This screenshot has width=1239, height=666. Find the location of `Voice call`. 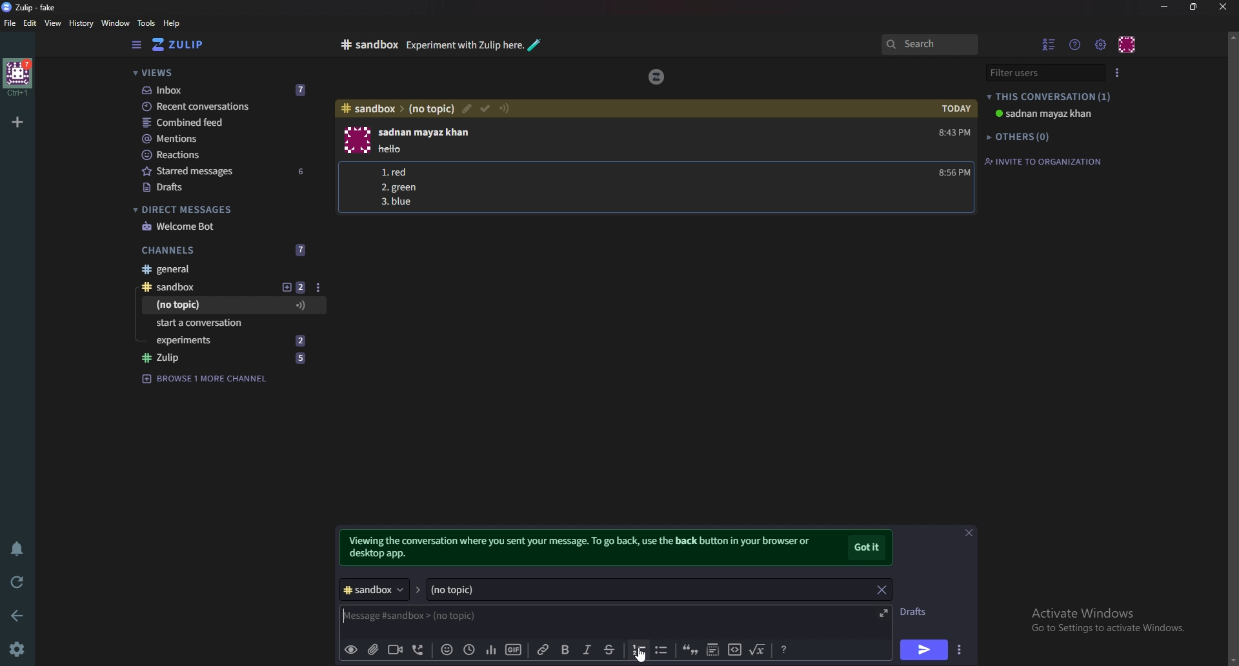

Voice call is located at coordinates (416, 651).